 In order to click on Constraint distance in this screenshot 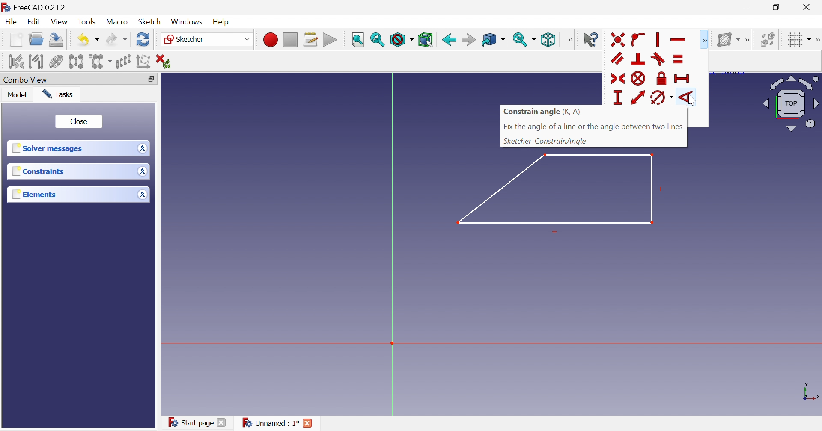, I will do `click(638, 97)`.